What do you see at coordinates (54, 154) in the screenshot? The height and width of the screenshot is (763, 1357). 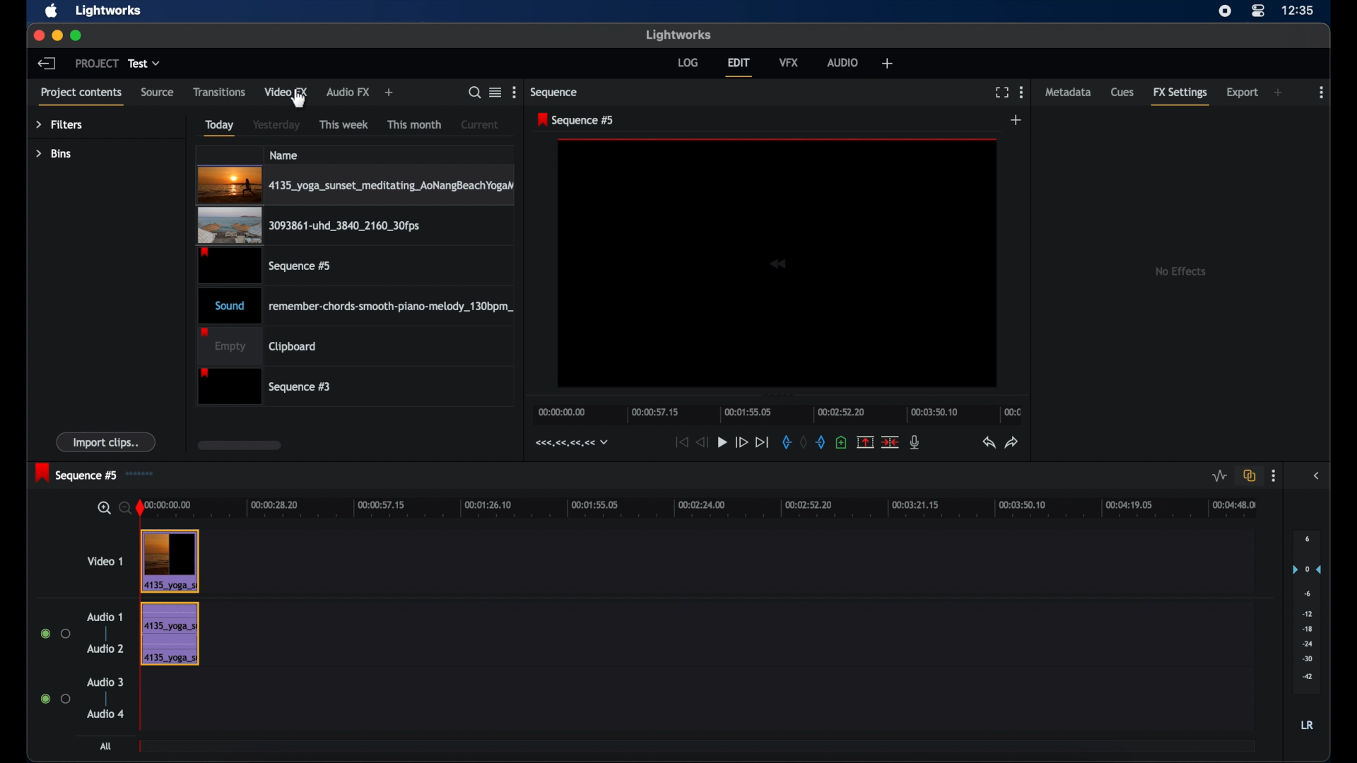 I see `bins` at bounding box center [54, 154].